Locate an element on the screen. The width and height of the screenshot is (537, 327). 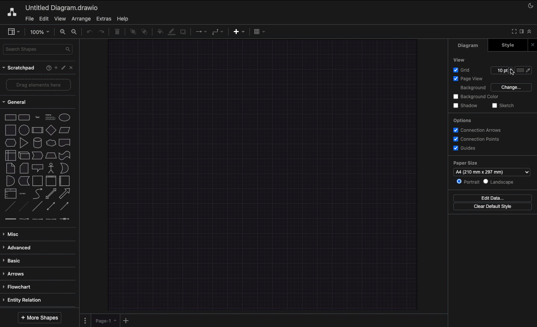
Table is located at coordinates (260, 31).